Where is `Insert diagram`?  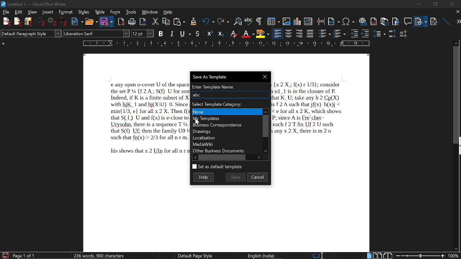
Insert diagram is located at coordinates (297, 20).